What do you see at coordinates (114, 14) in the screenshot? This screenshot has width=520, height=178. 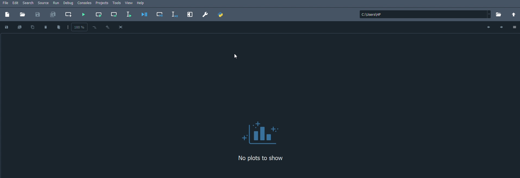 I see `Run current cell and go to the next one` at bounding box center [114, 14].